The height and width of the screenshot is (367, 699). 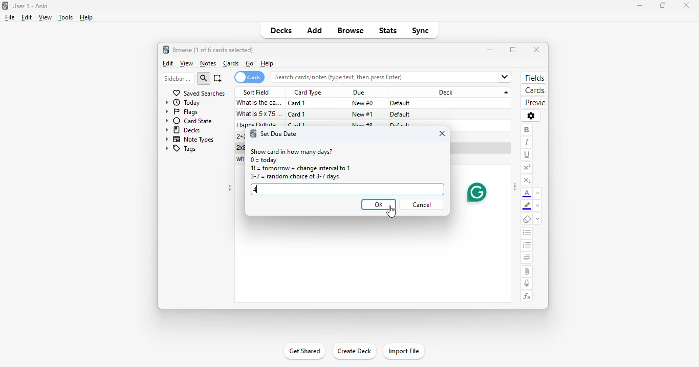 What do you see at coordinates (686, 5) in the screenshot?
I see `close` at bounding box center [686, 5].